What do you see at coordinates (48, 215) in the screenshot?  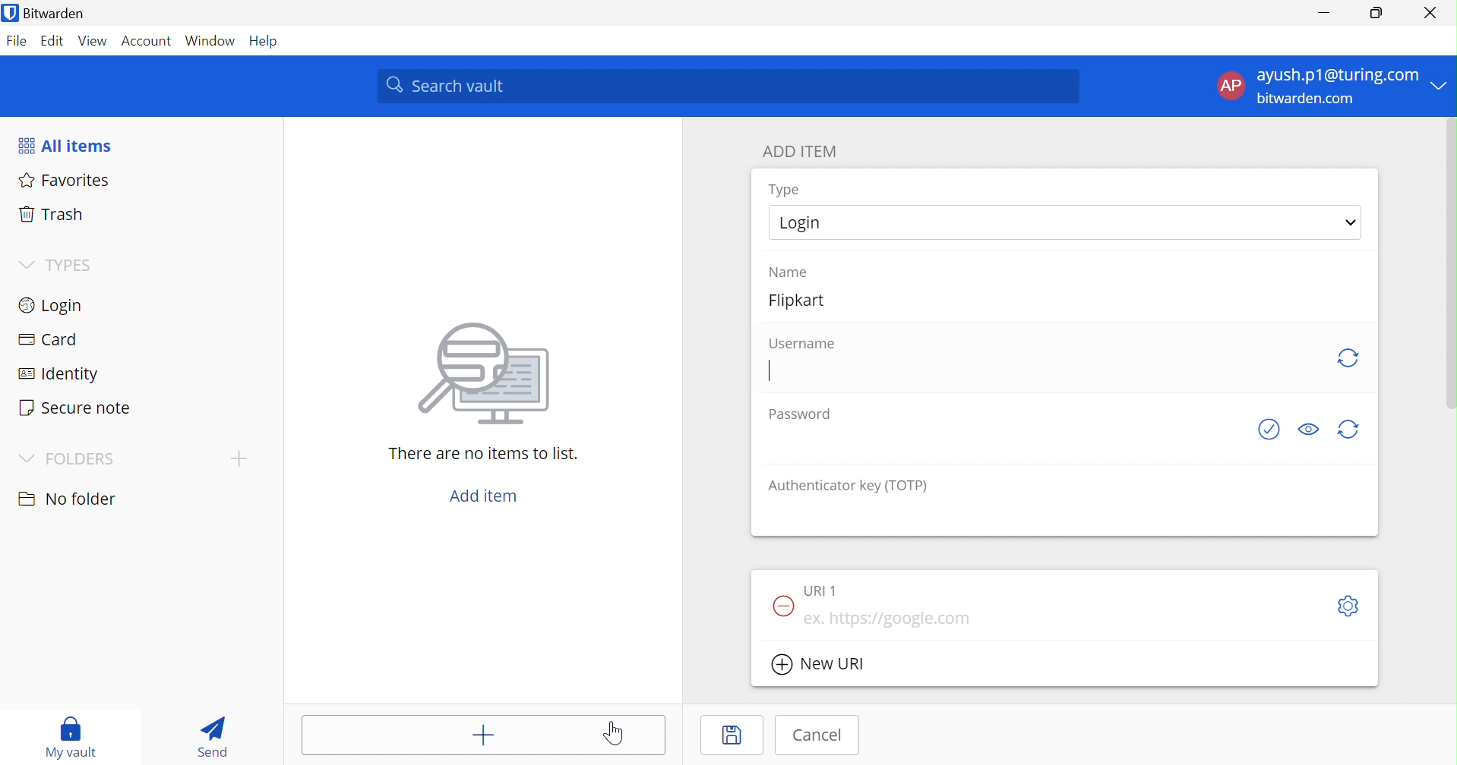 I see `Trash` at bounding box center [48, 215].